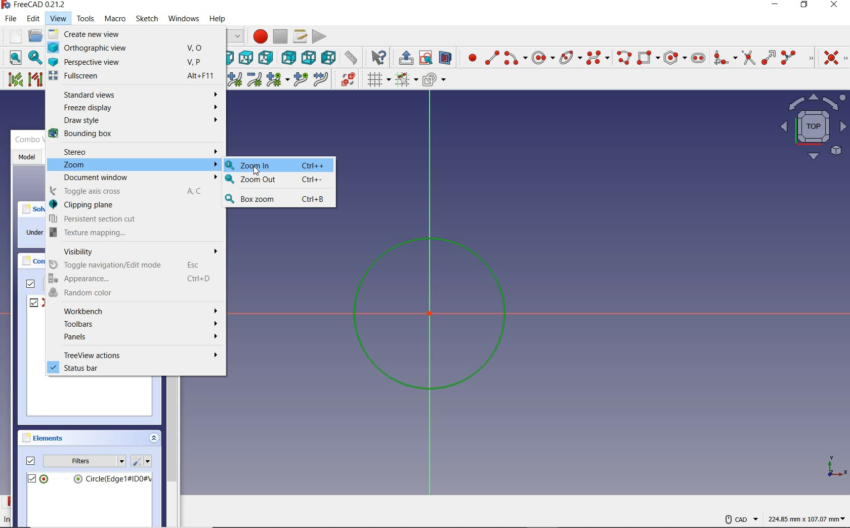 The image size is (850, 528). I want to click on under constrained: 1DoF, so click(33, 233).